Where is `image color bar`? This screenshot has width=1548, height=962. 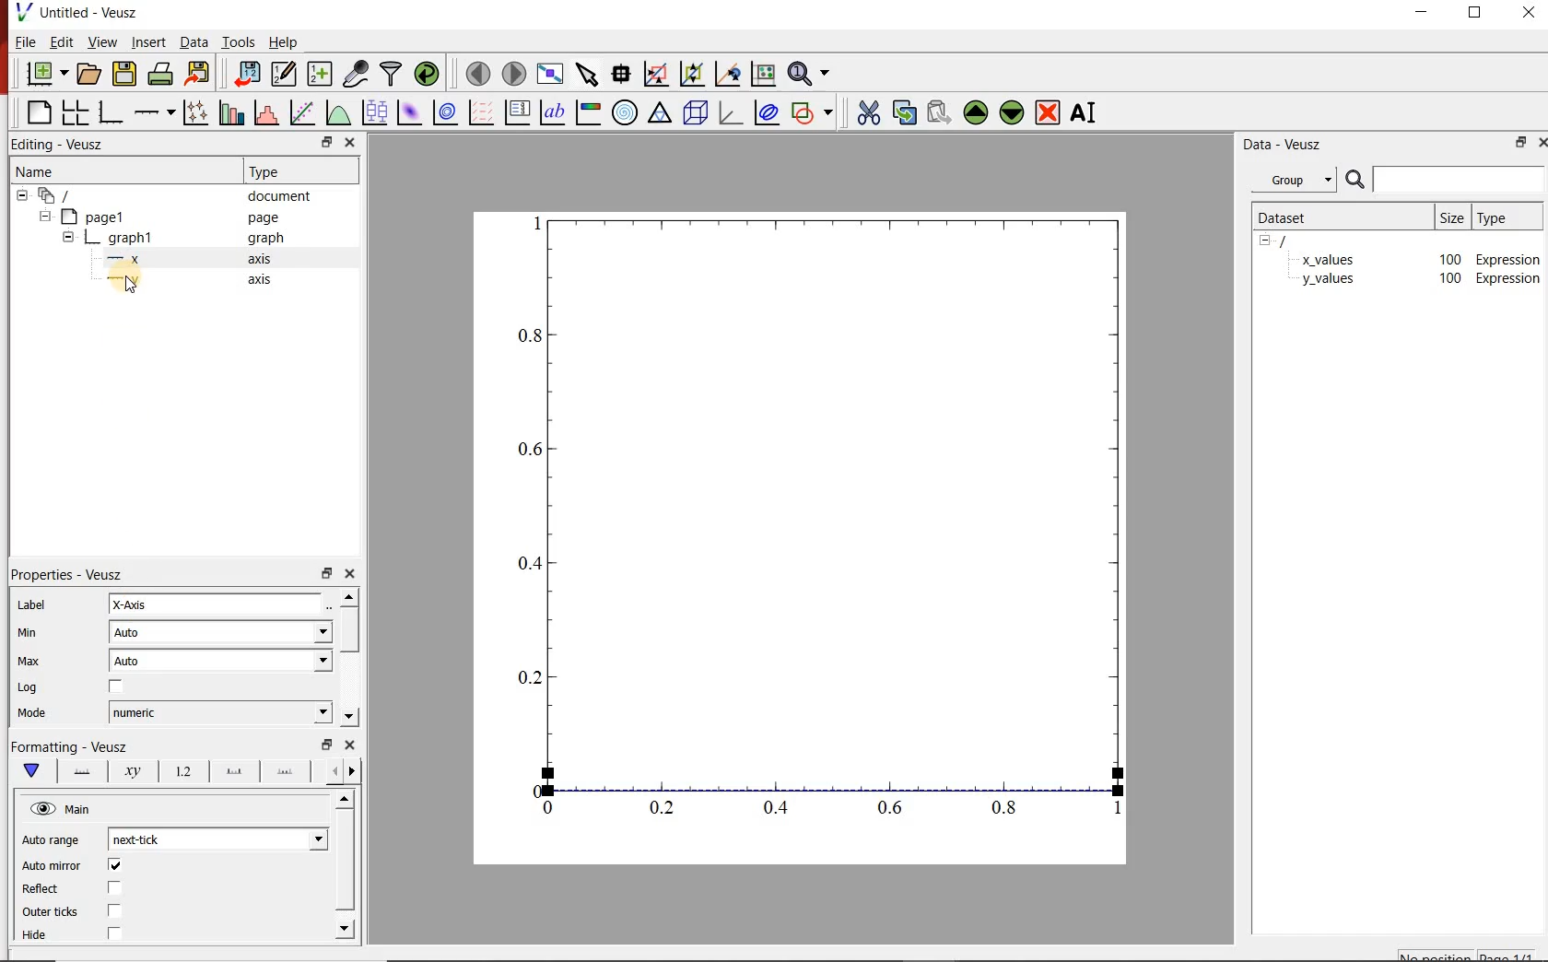
image color bar is located at coordinates (589, 113).